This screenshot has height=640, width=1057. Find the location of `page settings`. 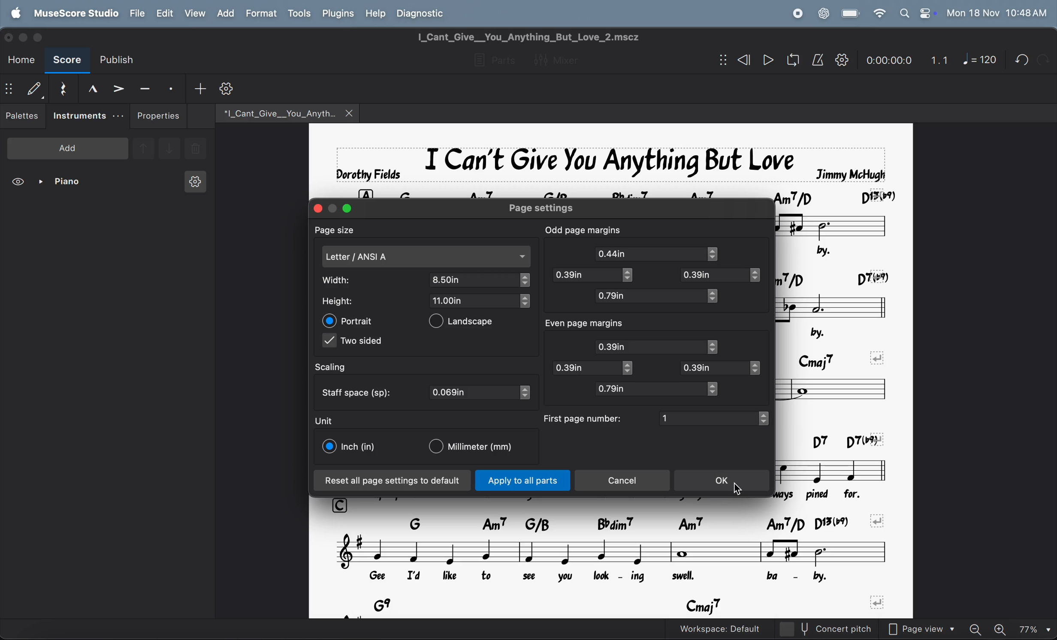

page settings is located at coordinates (553, 208).